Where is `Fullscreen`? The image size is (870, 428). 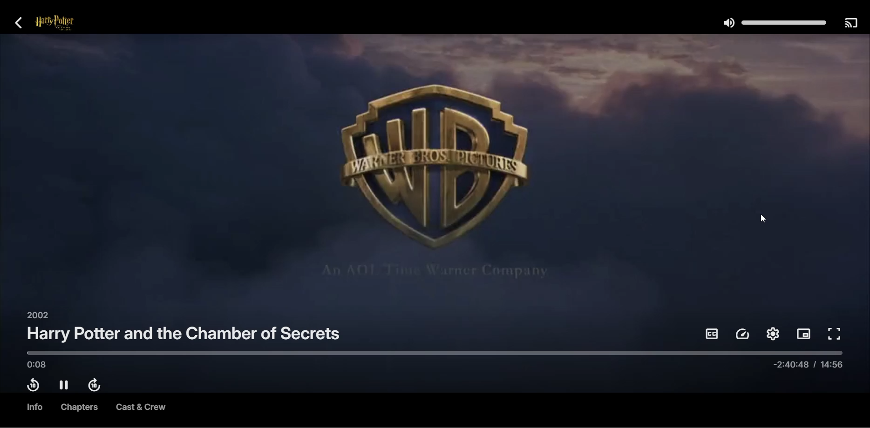
Fullscreen is located at coordinates (835, 334).